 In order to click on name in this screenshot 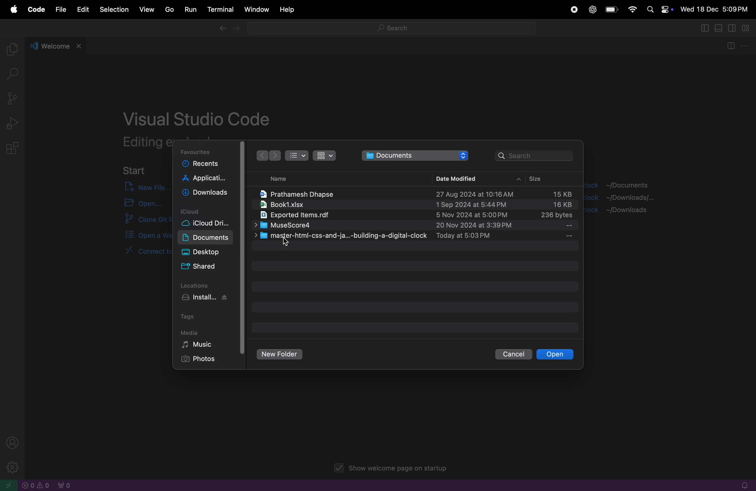, I will do `click(274, 179)`.